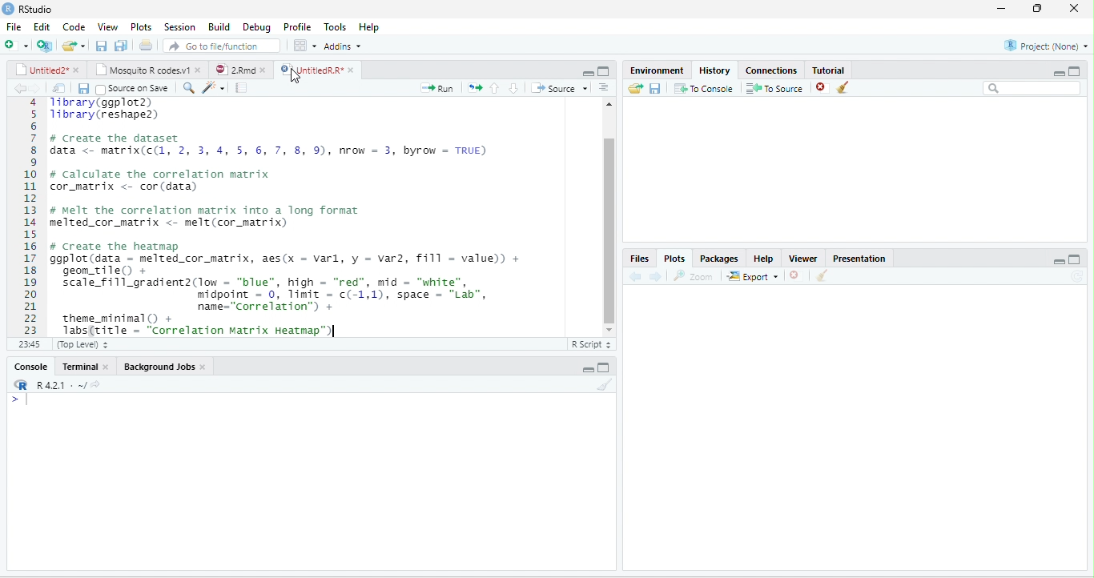  I want to click on 5 Tibrary(reshapez)

6

7 # Create the dataset

§ data <- matrix(c(, 2, 3, 4, 5, 6, 7, 8, 9), nrow = 3, byrow = TRUE)
9

0 # calculate the correlation matrix

1 cor_matrix <- cor (data)

2

3 # melt the correlation matrix into a long format

4 melted_cor_matrix <- melt(cor_matrix)

5

6 # Create the heatmap

7 ggplot(data - melted_cor_matrix, aes(x = varl, y = var2, fill = value)) +
8 geom_tileO +

9 scale_fill_gradient2(low = “blue”, high = “red”, mid = "white",

0 midpoint = 0, limit = c(-1,1), space = "Lab",
1 name="Correlation”) +

2 theme_minimal() +

BN 1absBritle = “Correlation Matrix Heatman™M, so click(292, 215).